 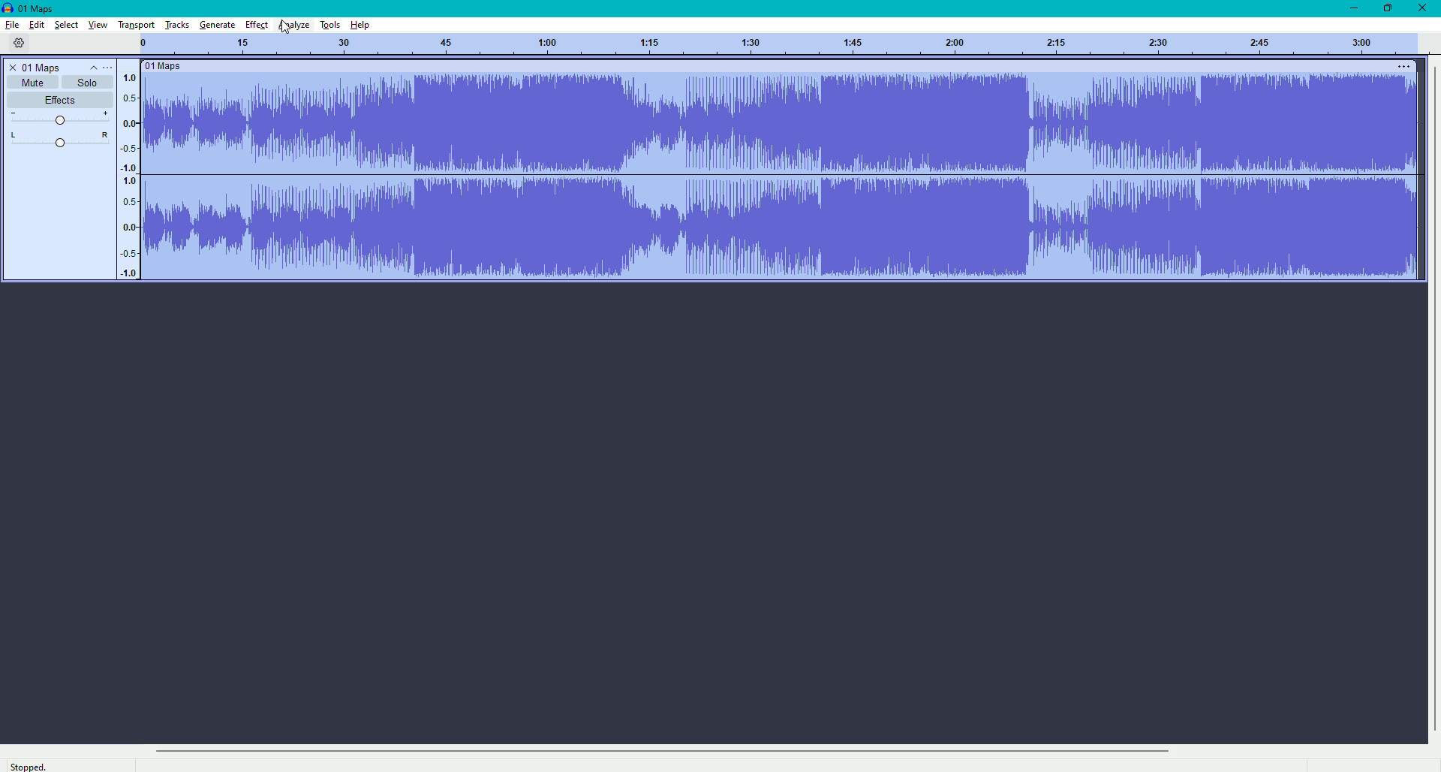 I want to click on Analyze, so click(x=291, y=25).